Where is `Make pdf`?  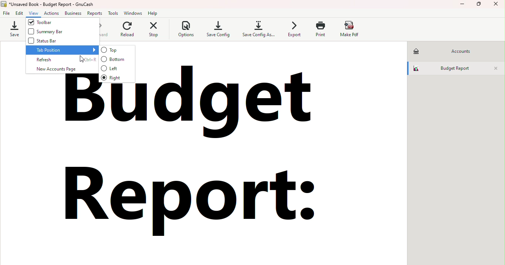 Make pdf is located at coordinates (349, 30).